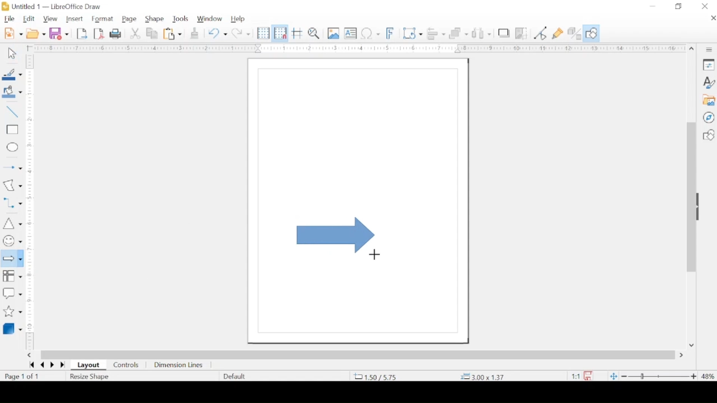 This screenshot has width=717, height=403. Describe the element at coordinates (708, 82) in the screenshot. I see `styles` at that location.